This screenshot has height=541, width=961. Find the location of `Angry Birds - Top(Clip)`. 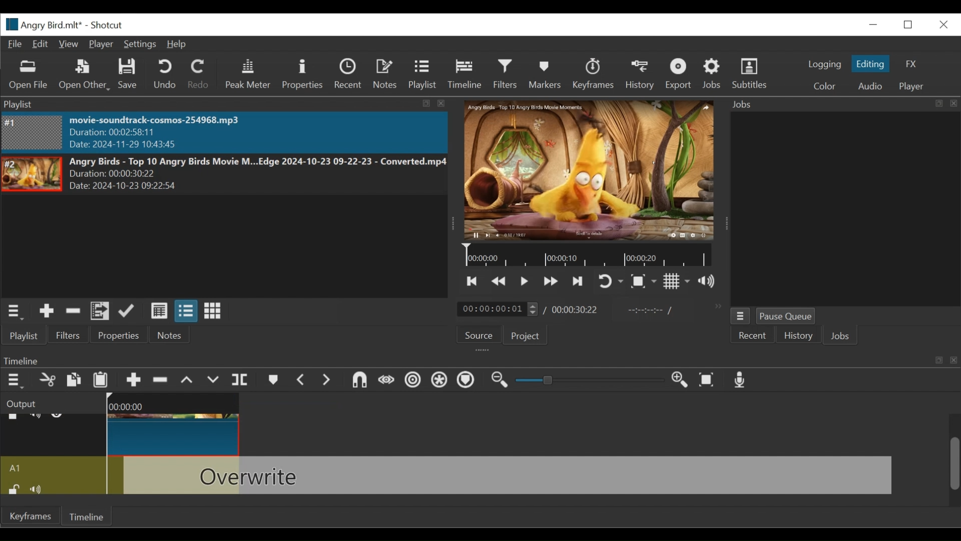

Angry Birds - Top(Clip) is located at coordinates (175, 433).